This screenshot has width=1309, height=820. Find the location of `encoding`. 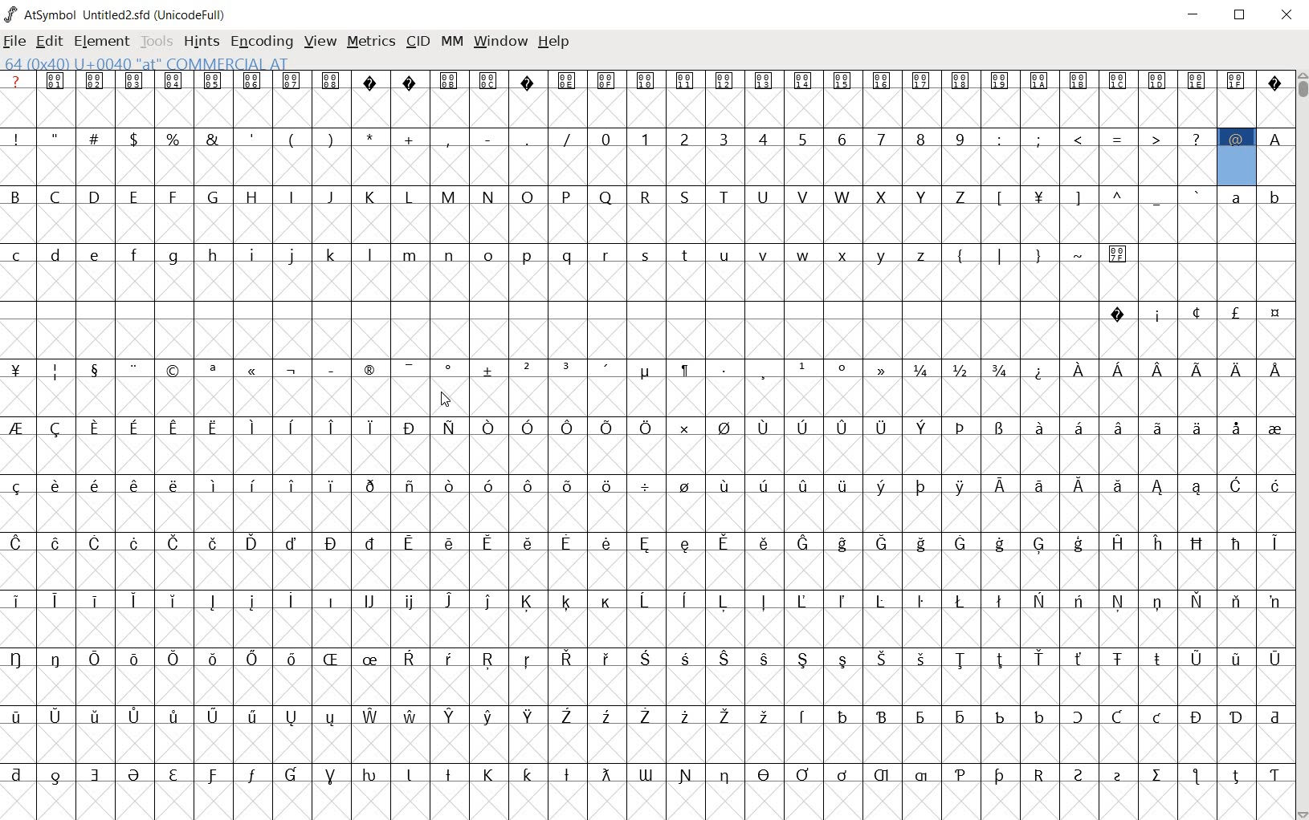

encoding is located at coordinates (262, 41).